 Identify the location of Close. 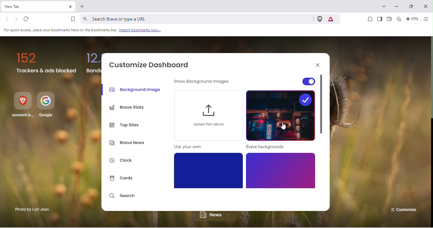
(426, 6).